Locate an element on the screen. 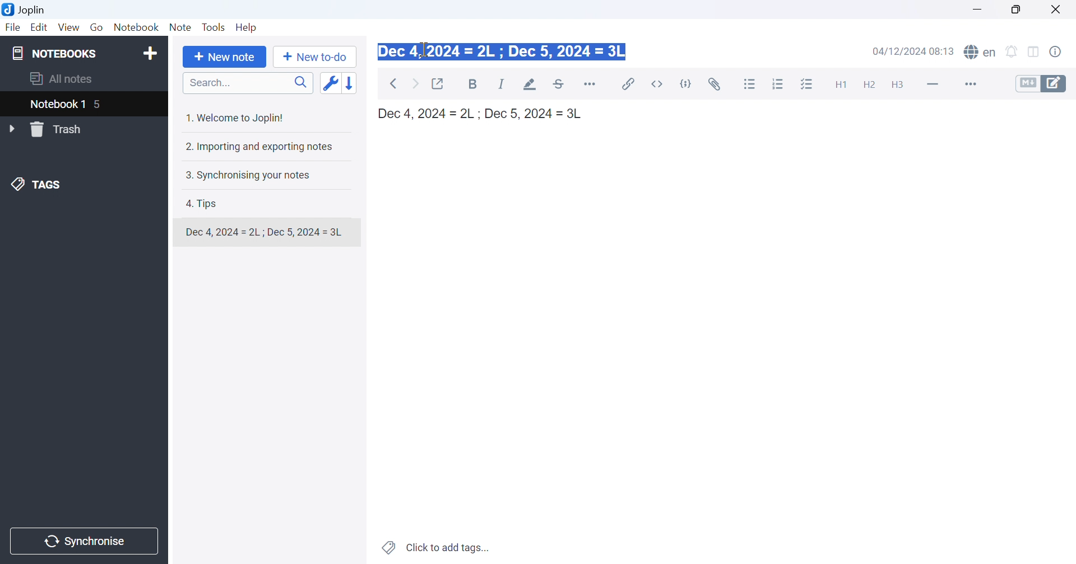 Image resolution: width=1076 pixels, height=564 pixels. Numbered list is located at coordinates (778, 84).